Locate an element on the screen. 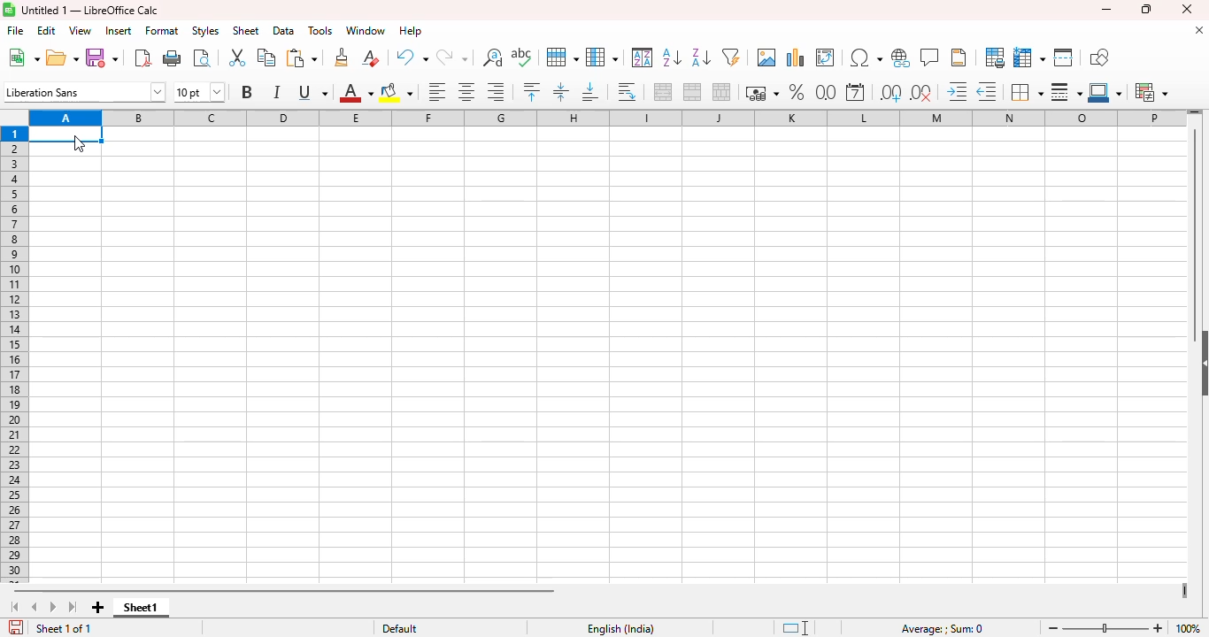 The image size is (1209, 637). print is located at coordinates (173, 58).